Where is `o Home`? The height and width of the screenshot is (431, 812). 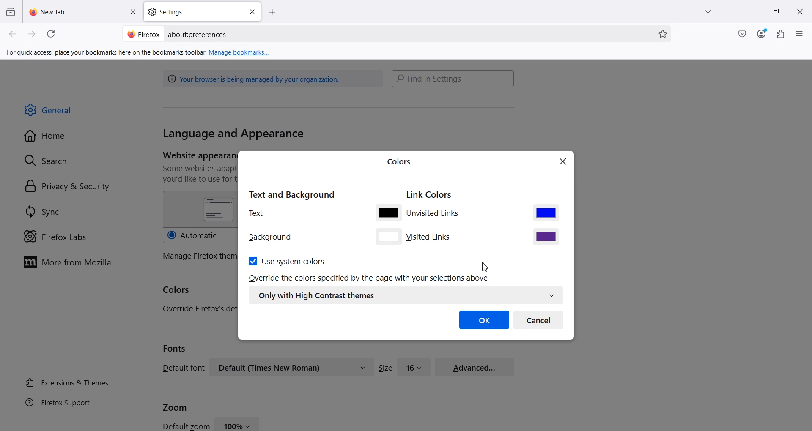
o Home is located at coordinates (46, 136).